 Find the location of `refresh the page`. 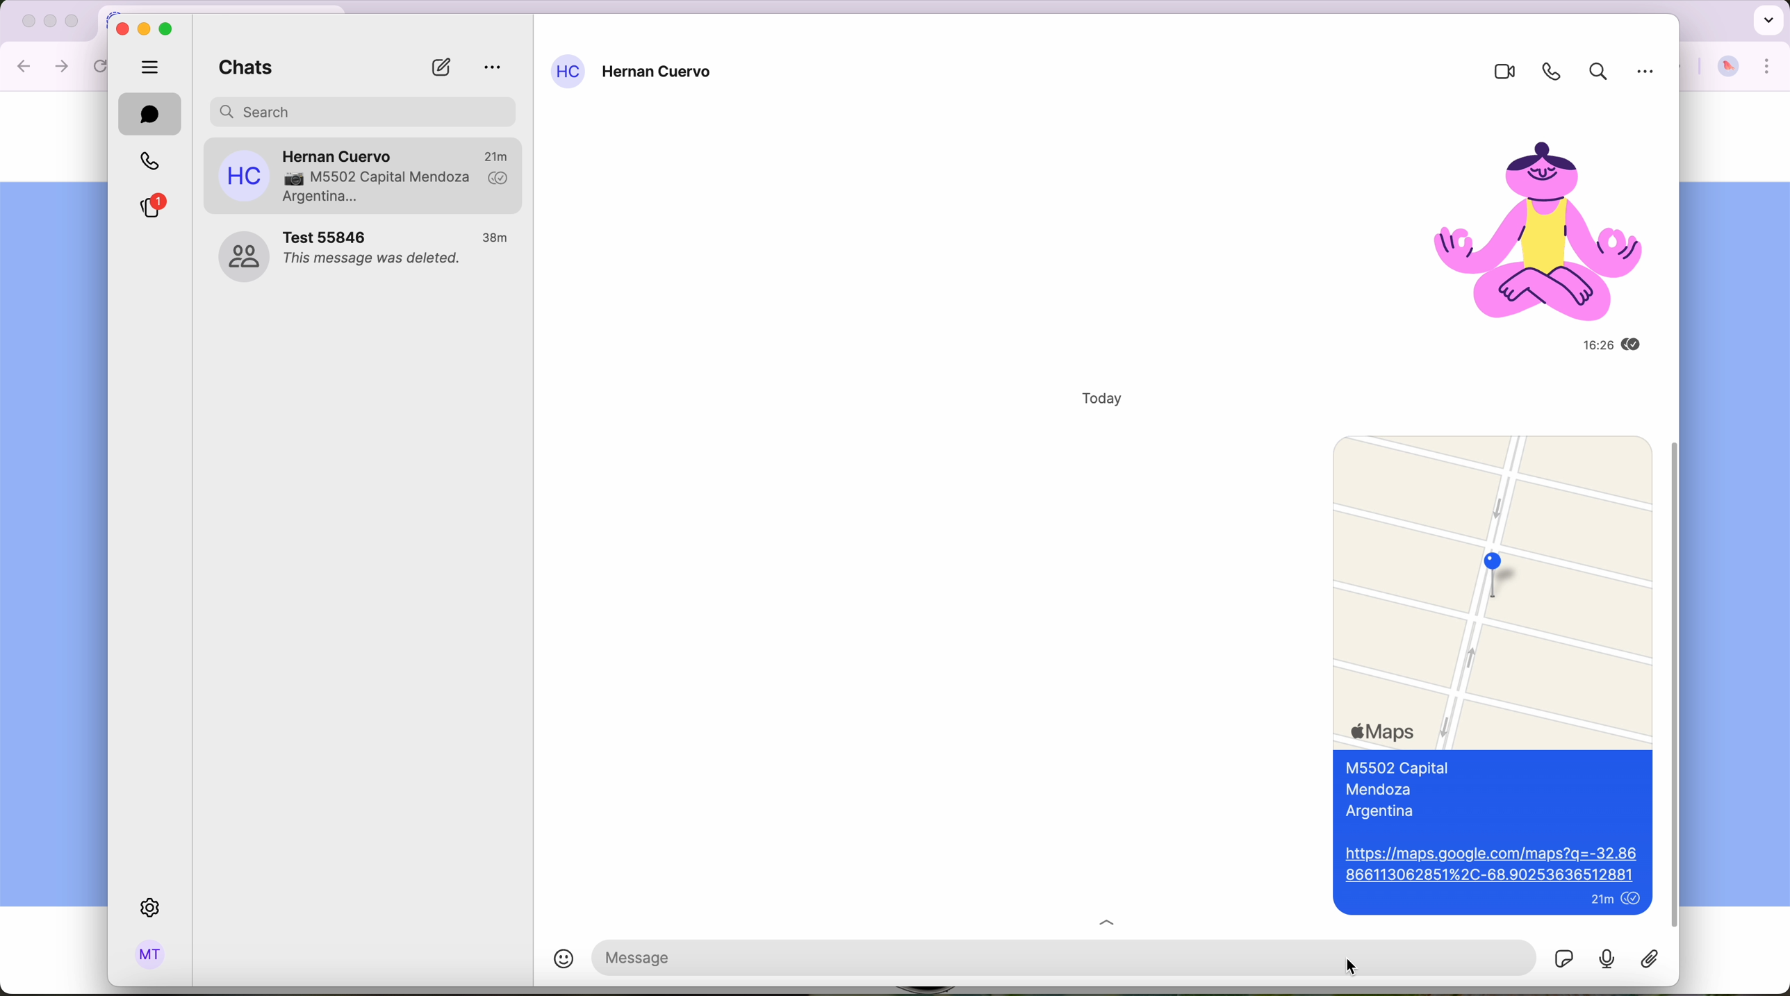

refresh the page is located at coordinates (103, 66).